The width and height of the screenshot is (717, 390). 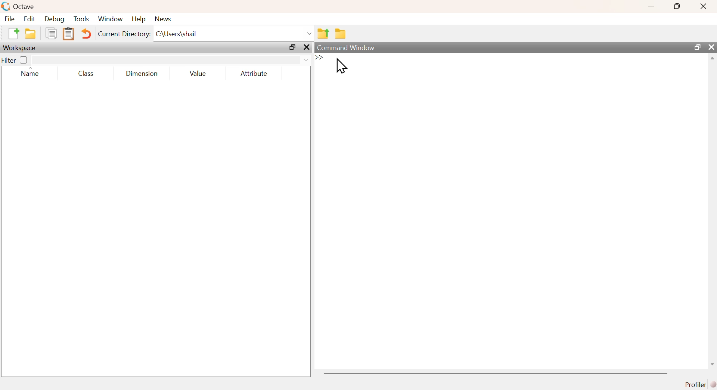 What do you see at coordinates (395, 64) in the screenshot?
I see `commands` at bounding box center [395, 64].